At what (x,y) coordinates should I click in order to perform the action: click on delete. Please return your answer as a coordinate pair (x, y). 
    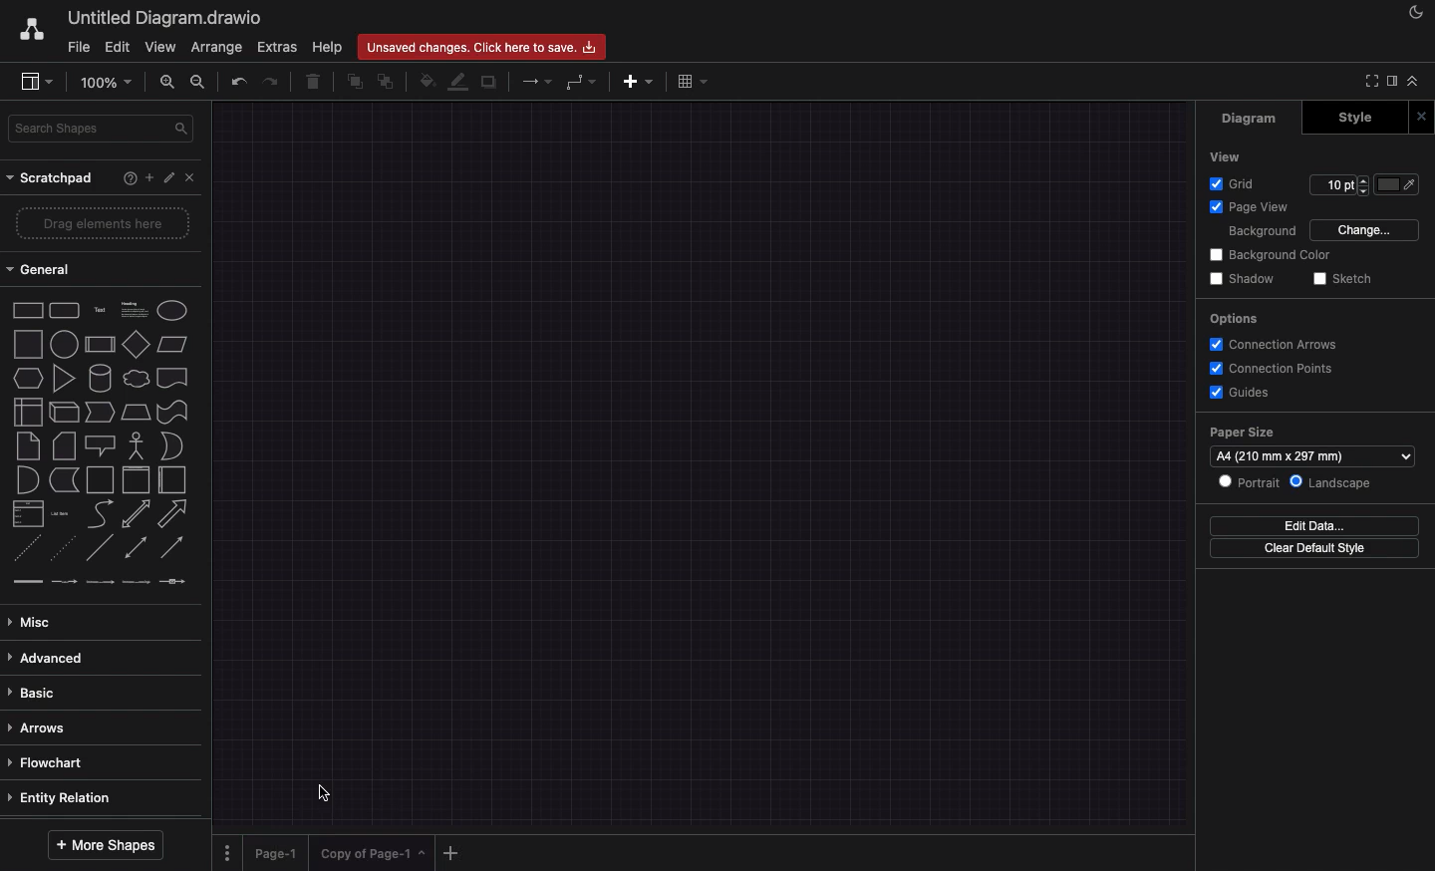
    Looking at the image, I should click on (312, 81).